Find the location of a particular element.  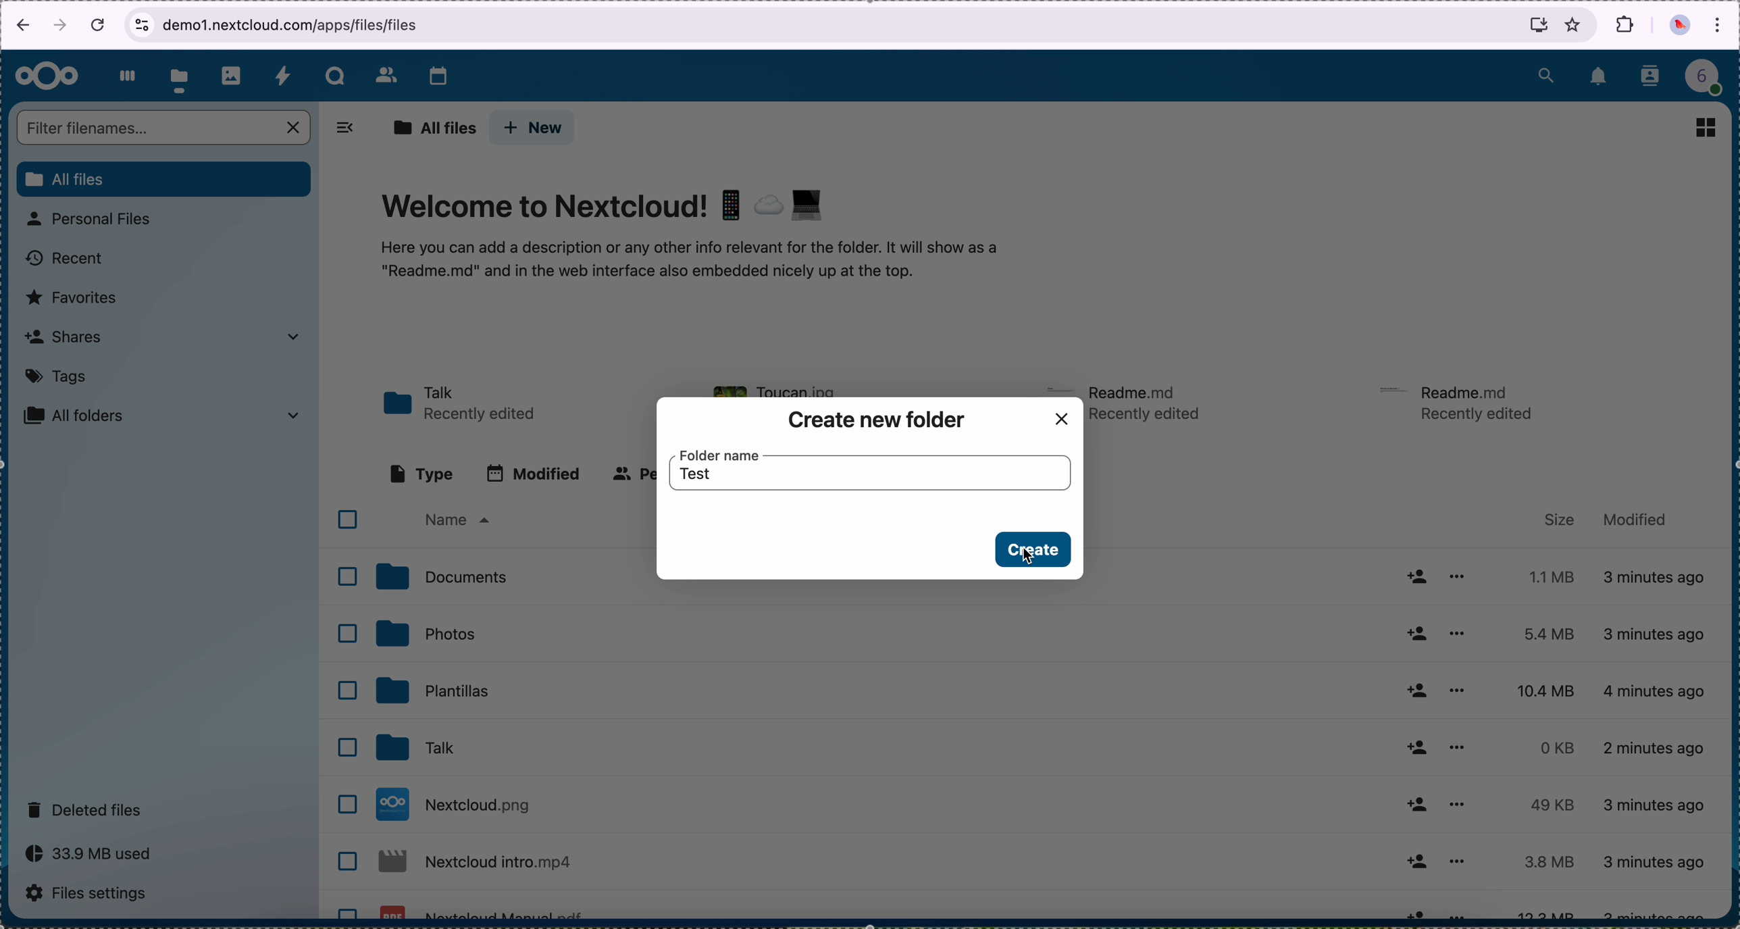

4 minutes ago is located at coordinates (1656, 688).